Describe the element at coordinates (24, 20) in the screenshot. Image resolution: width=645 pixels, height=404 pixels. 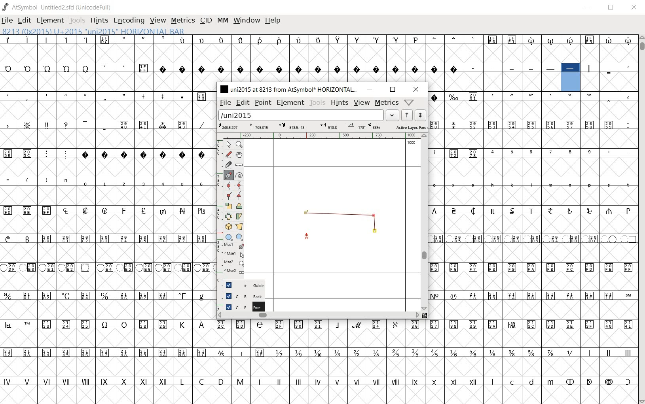
I see `EDIT` at that location.